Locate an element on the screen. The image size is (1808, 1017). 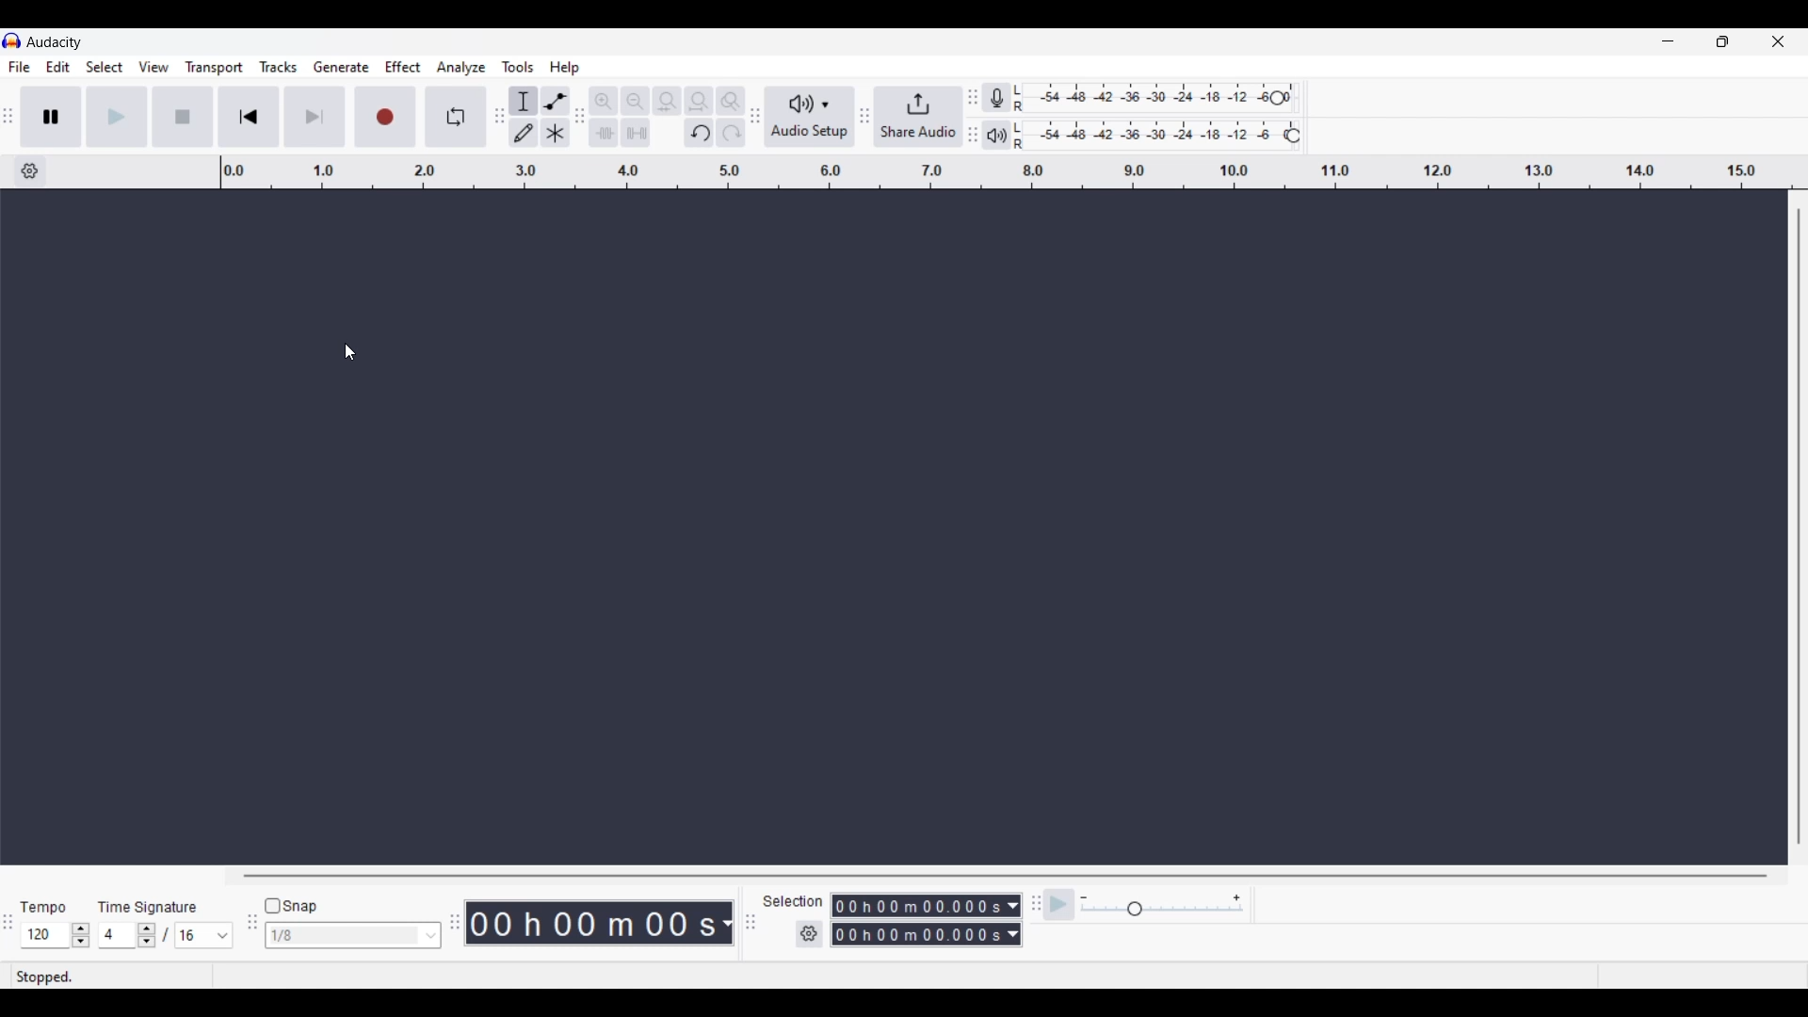
Text is located at coordinates (148, 907).